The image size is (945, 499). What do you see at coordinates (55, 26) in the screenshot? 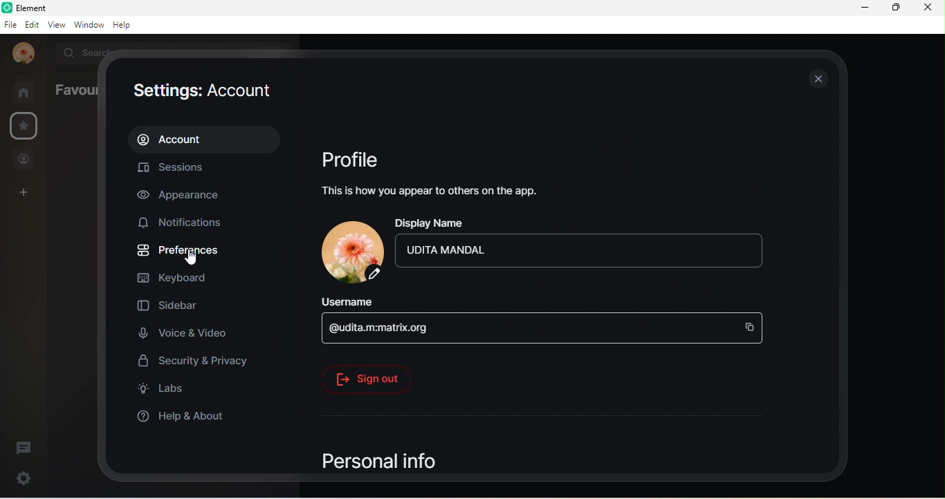
I see `view` at bounding box center [55, 26].